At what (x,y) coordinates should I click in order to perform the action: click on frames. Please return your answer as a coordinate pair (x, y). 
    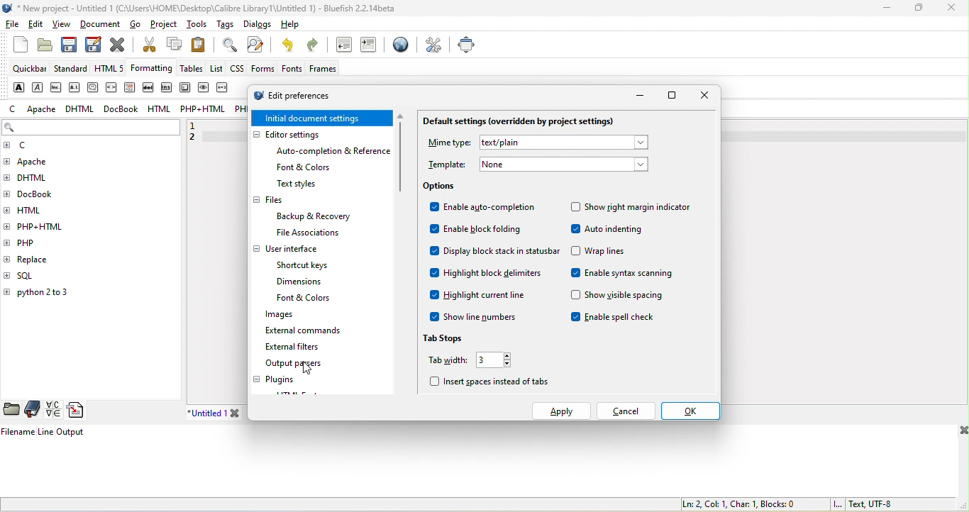
    Looking at the image, I should click on (323, 69).